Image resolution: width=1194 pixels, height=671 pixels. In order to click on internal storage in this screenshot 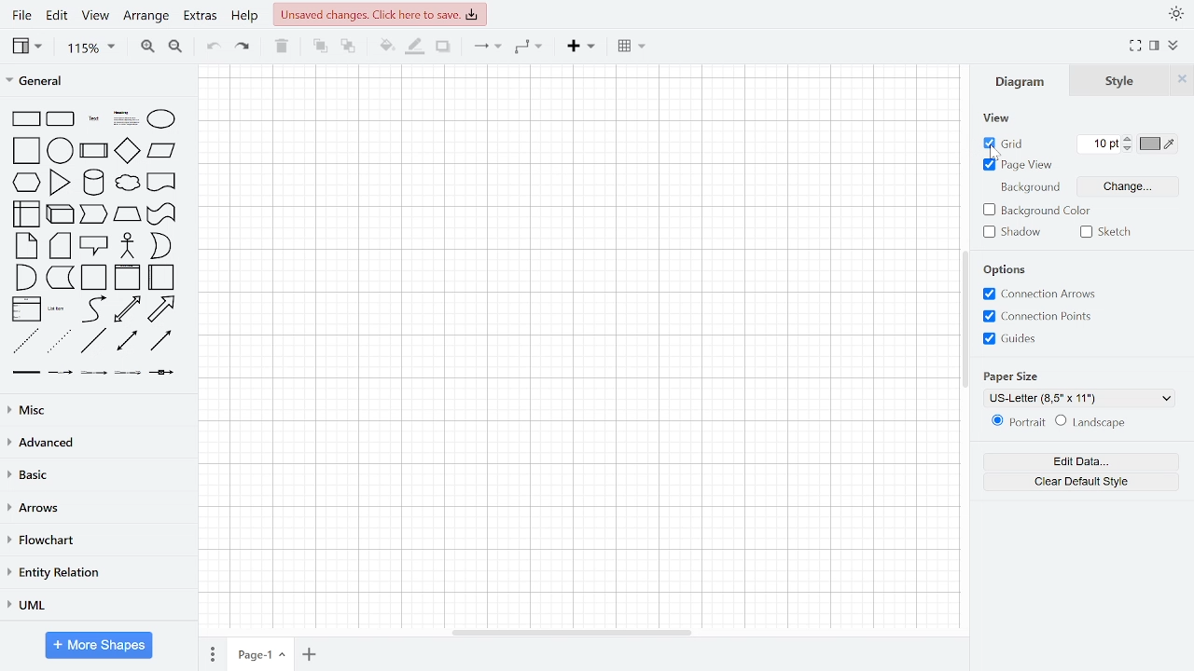, I will do `click(28, 215)`.